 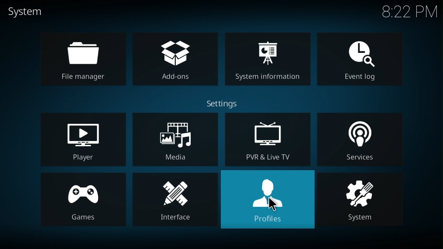 What do you see at coordinates (268, 200) in the screenshot?
I see `profiles` at bounding box center [268, 200].